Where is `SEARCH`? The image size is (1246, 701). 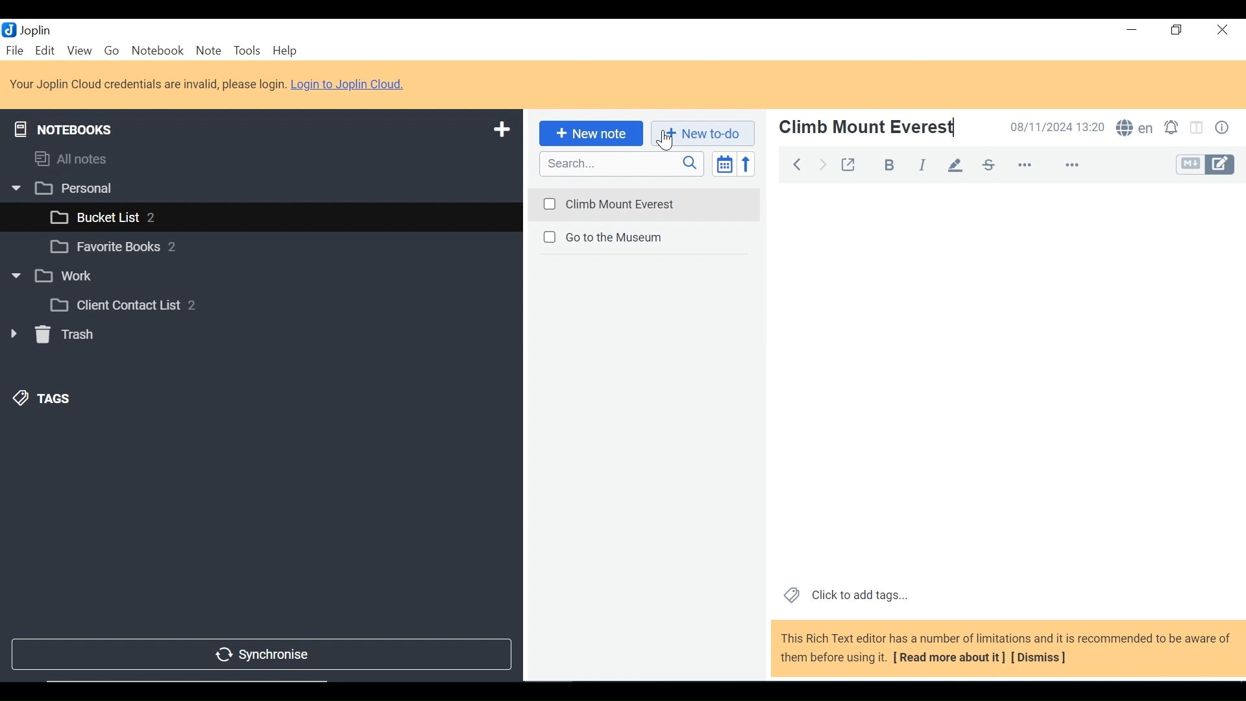
SEARCH is located at coordinates (622, 164).